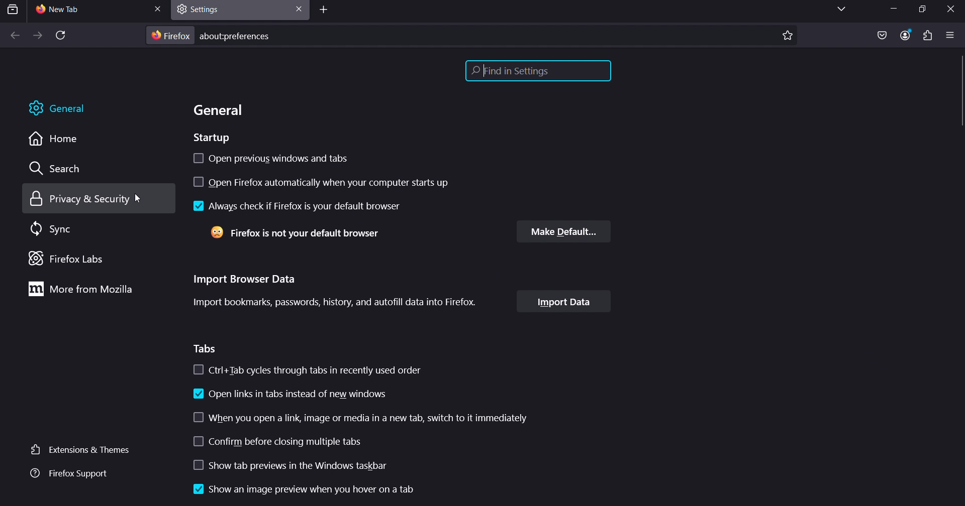  What do you see at coordinates (926, 36) in the screenshot?
I see `extensions` at bounding box center [926, 36].